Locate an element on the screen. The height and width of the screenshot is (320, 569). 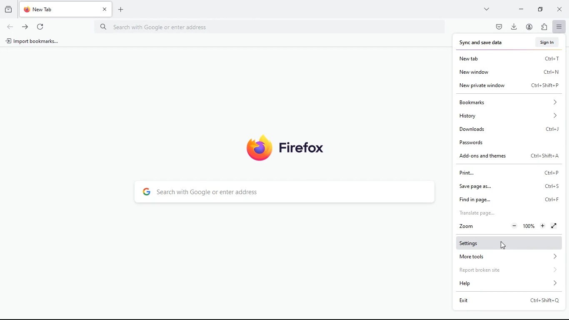
more tools is located at coordinates (509, 257).